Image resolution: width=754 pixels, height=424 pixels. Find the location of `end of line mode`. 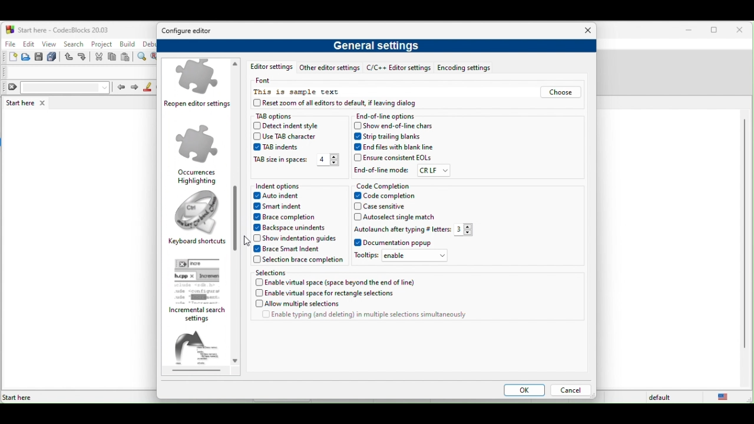

end of line mode is located at coordinates (382, 170).